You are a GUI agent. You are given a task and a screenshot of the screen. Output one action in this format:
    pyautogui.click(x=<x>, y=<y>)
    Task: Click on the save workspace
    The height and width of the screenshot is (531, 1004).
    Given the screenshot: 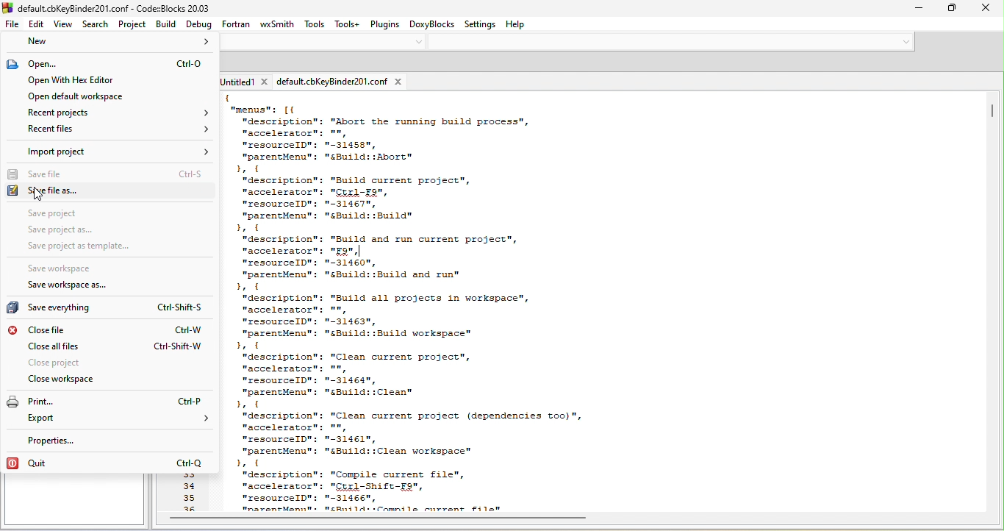 What is the action you would take?
    pyautogui.click(x=65, y=271)
    